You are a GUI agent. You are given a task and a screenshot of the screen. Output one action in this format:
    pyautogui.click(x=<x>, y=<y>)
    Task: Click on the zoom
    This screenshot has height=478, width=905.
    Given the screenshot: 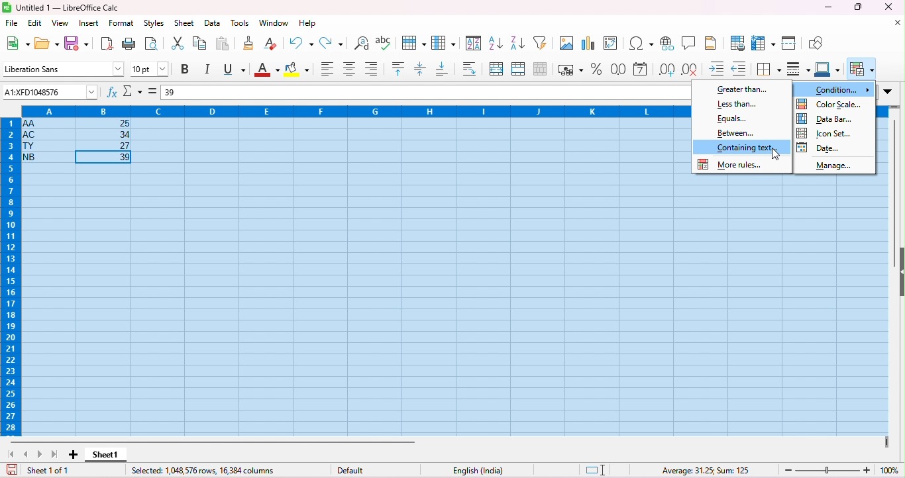 What is the action you would take?
    pyautogui.click(x=843, y=469)
    